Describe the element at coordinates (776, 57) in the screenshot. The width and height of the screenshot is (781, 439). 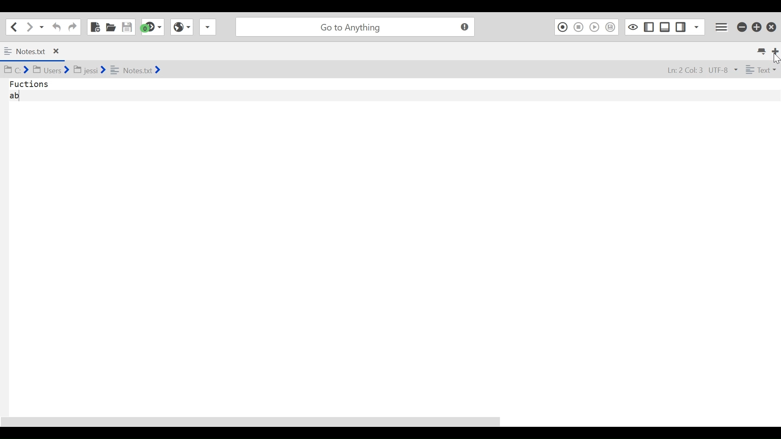
I see `Cursor` at that location.